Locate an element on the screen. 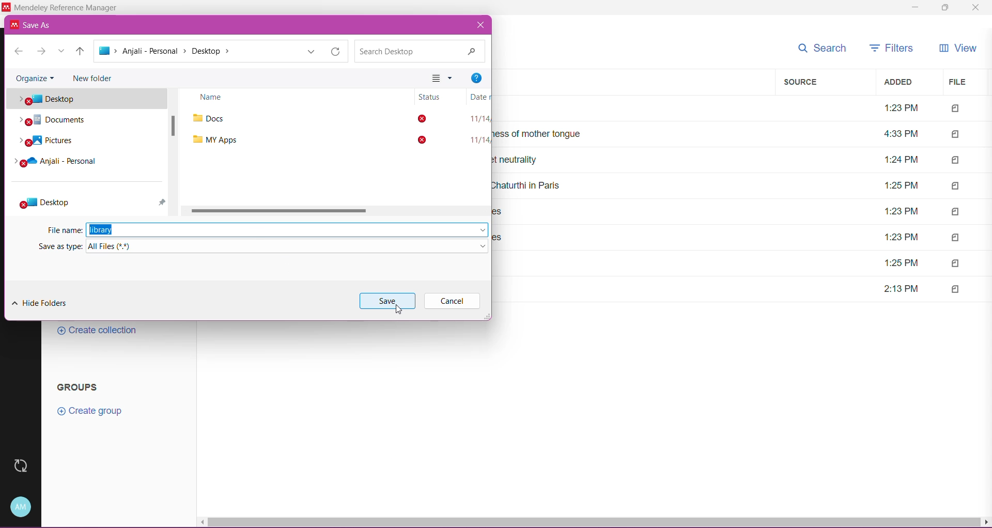  Recent Locations is located at coordinates (63, 51).